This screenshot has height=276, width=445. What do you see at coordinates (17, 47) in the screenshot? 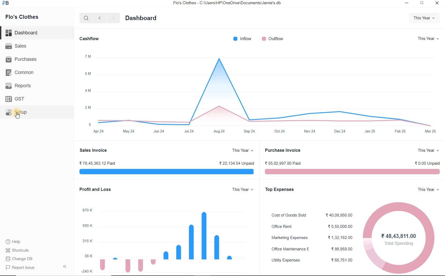
I see `Sales` at bounding box center [17, 47].